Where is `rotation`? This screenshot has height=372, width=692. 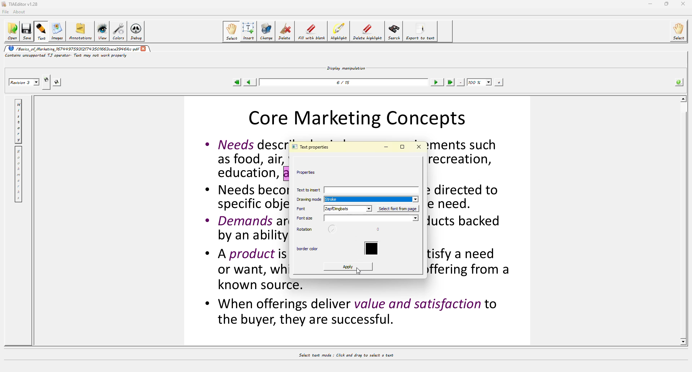 rotation is located at coordinates (304, 229).